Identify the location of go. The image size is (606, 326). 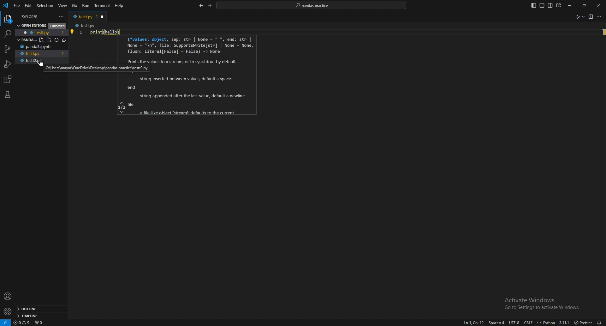
(74, 6).